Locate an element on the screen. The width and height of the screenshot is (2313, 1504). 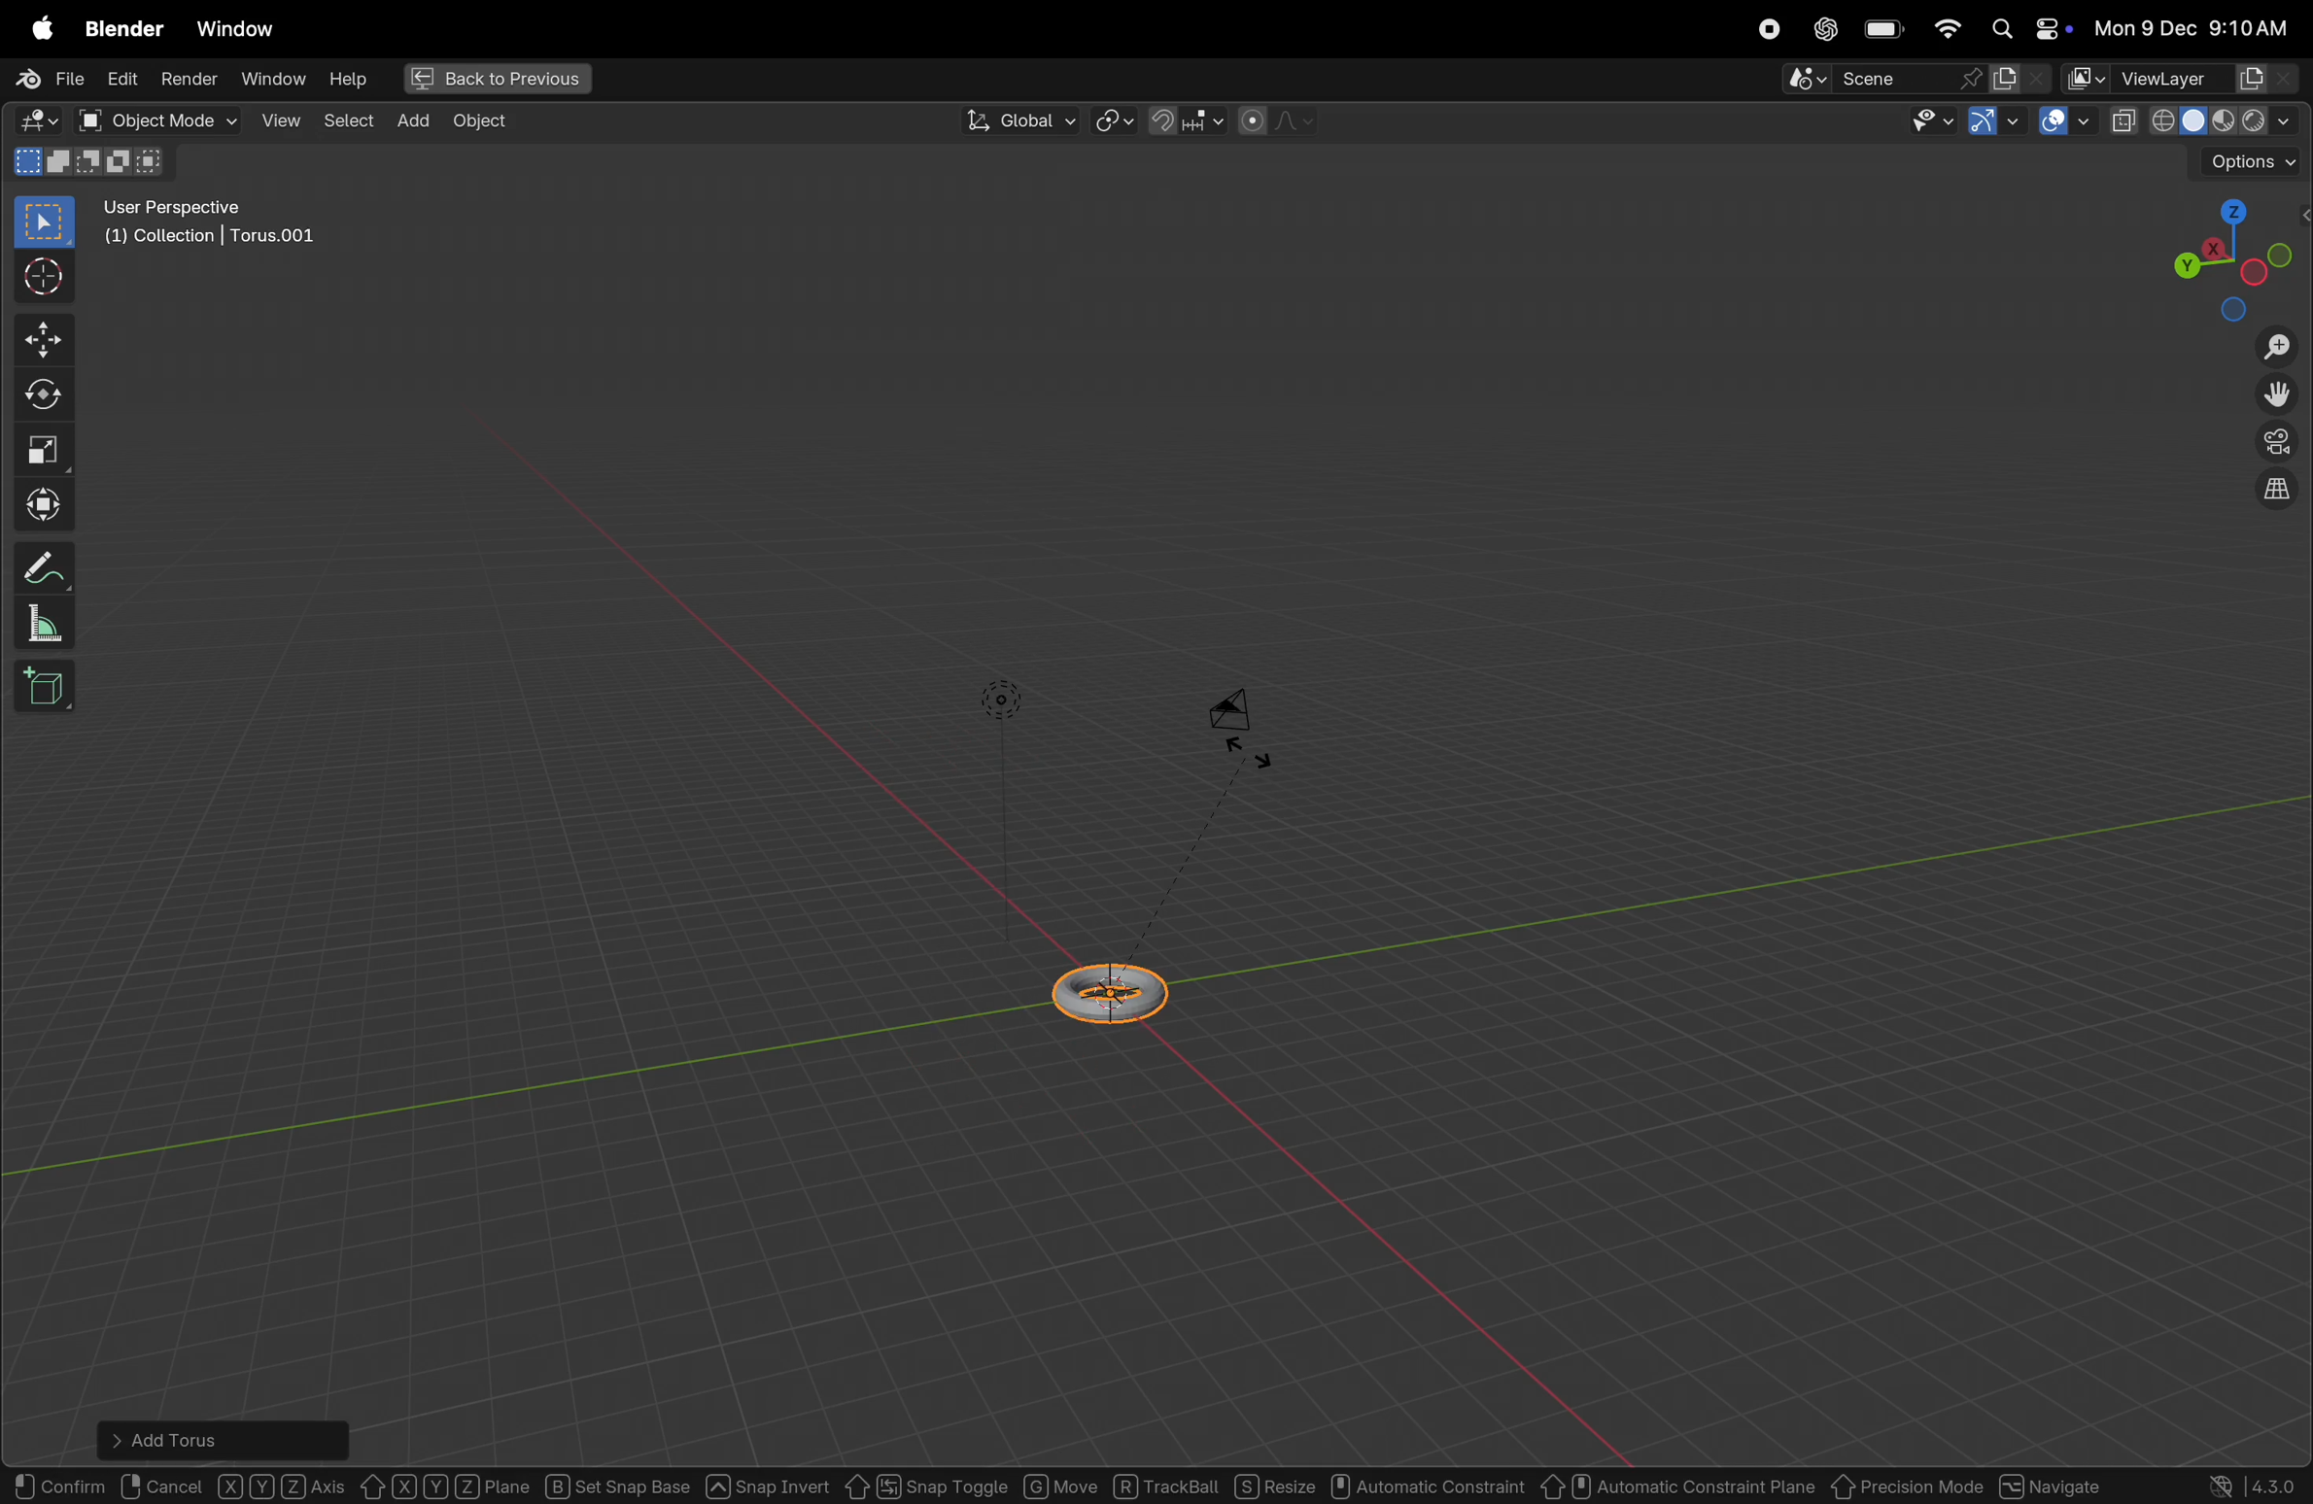
measure is located at coordinates (44, 626).